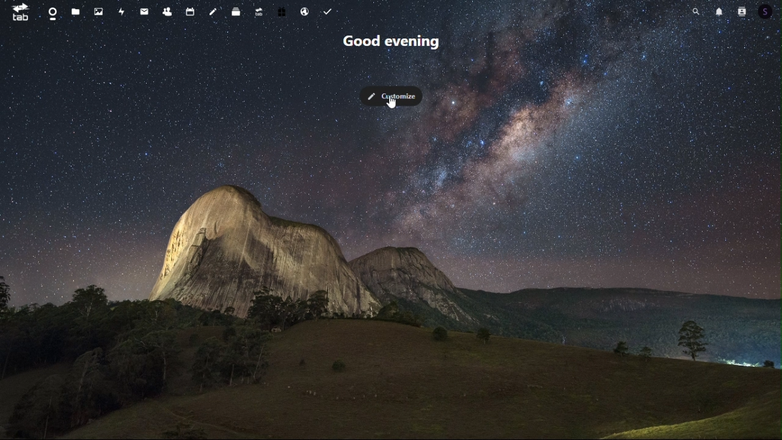 Image resolution: width=782 pixels, height=440 pixels. Describe the element at coordinates (53, 11) in the screenshot. I see `dashboard` at that location.